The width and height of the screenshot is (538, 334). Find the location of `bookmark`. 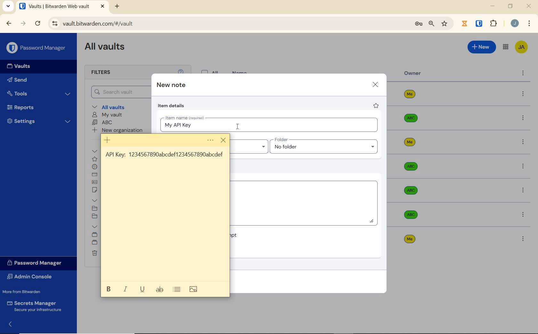

bookmark is located at coordinates (444, 24).